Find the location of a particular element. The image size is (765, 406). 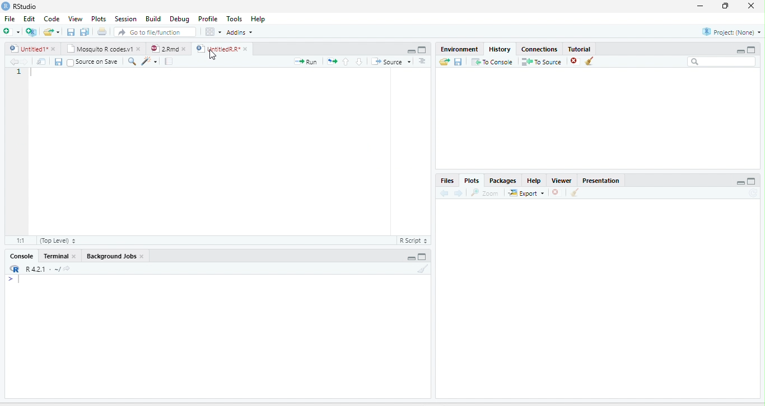

New line is located at coordinates (14, 280).